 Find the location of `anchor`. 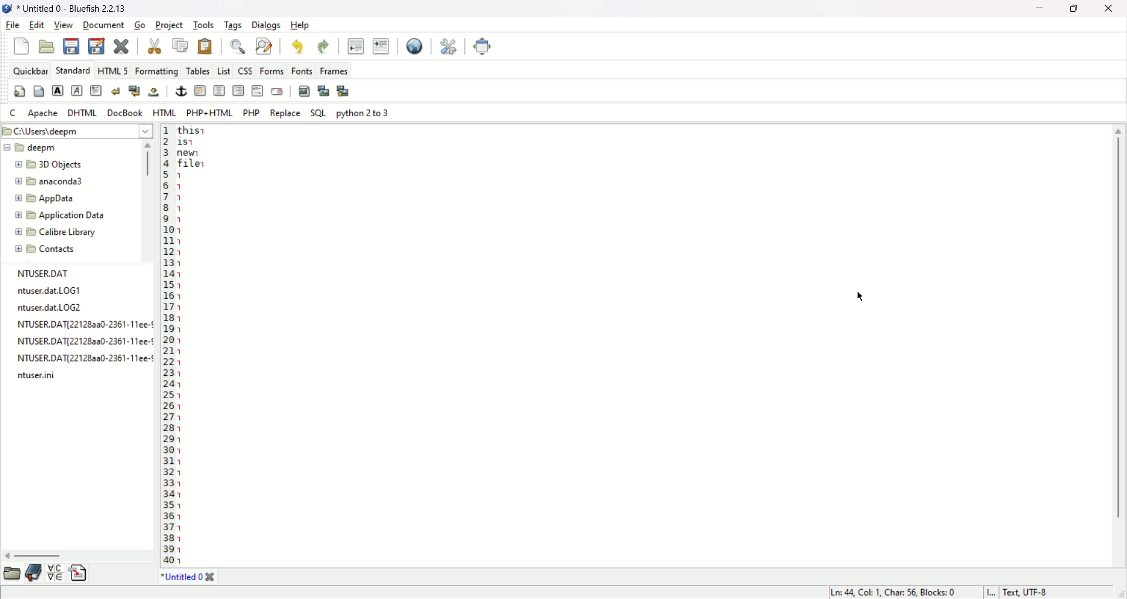

anchor is located at coordinates (181, 91).